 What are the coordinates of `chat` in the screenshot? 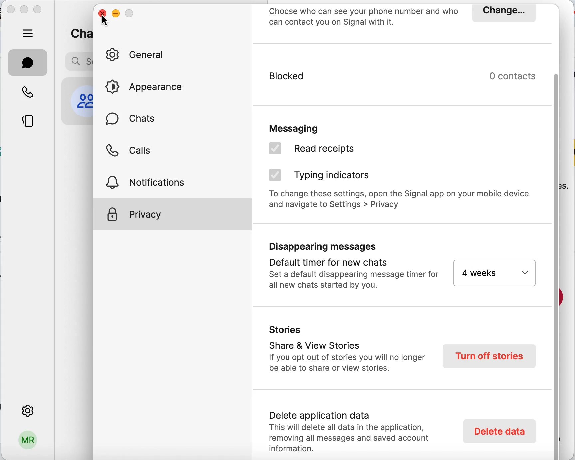 It's located at (28, 63).